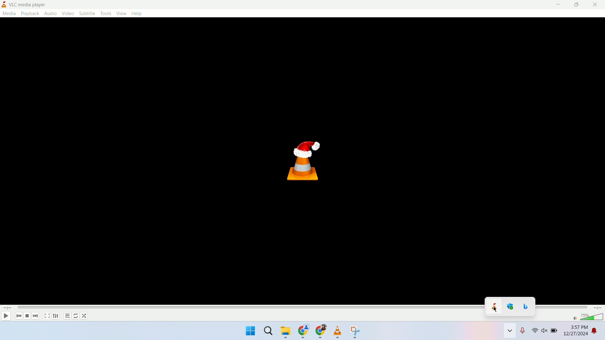 The image size is (605, 340). What do you see at coordinates (17, 316) in the screenshot?
I see `previous track` at bounding box center [17, 316].